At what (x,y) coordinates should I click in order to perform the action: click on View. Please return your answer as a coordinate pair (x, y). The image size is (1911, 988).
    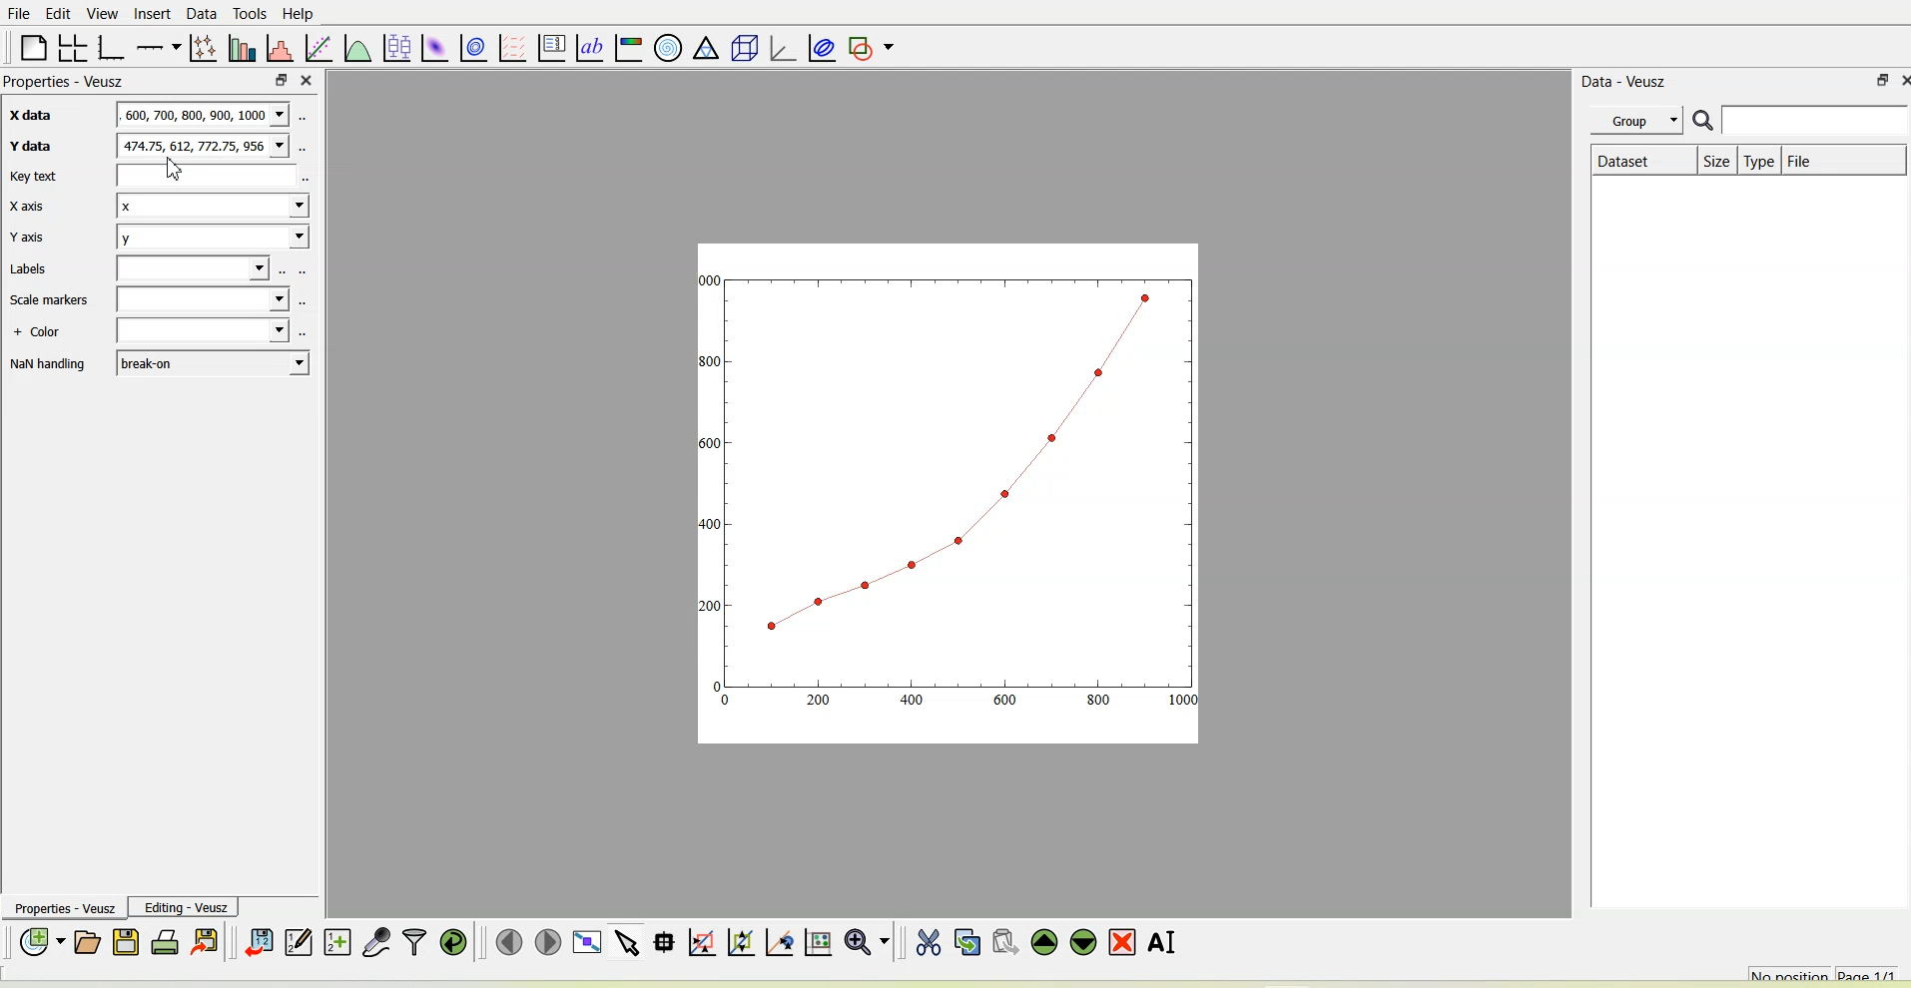
    Looking at the image, I should click on (99, 14).